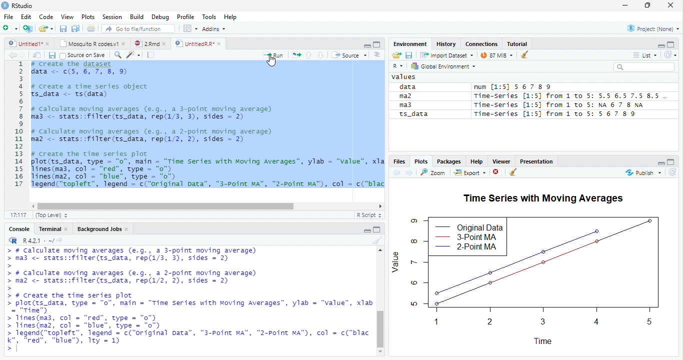 The image size is (683, 360). I want to click on Connections, so click(481, 44).